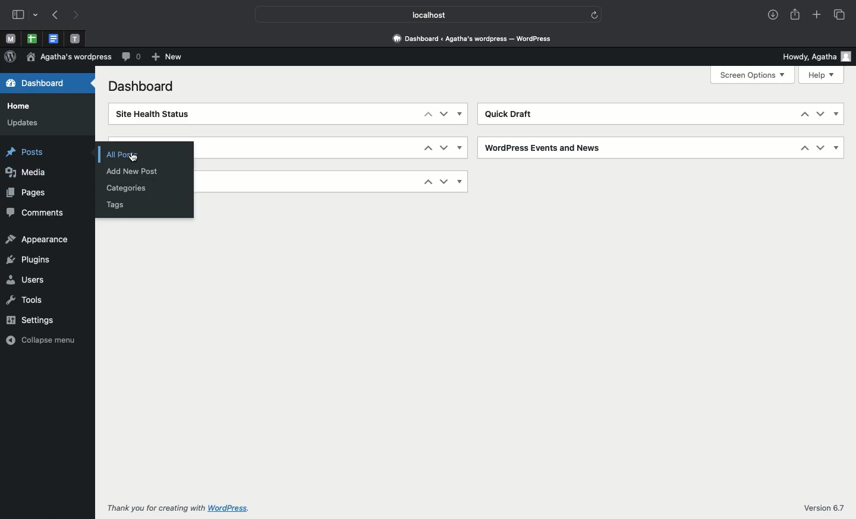  Describe the element at coordinates (476, 39) in the screenshot. I see `Dashboard <agatha's wordpress - wordpress` at that location.